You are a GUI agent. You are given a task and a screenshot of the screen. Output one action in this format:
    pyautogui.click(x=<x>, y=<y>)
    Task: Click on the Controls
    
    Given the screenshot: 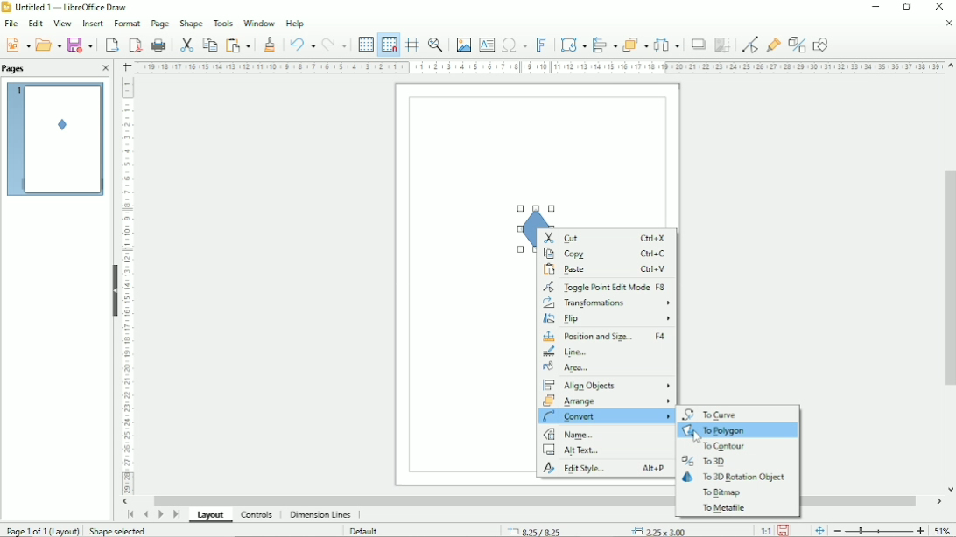 What is the action you would take?
    pyautogui.click(x=257, y=515)
    